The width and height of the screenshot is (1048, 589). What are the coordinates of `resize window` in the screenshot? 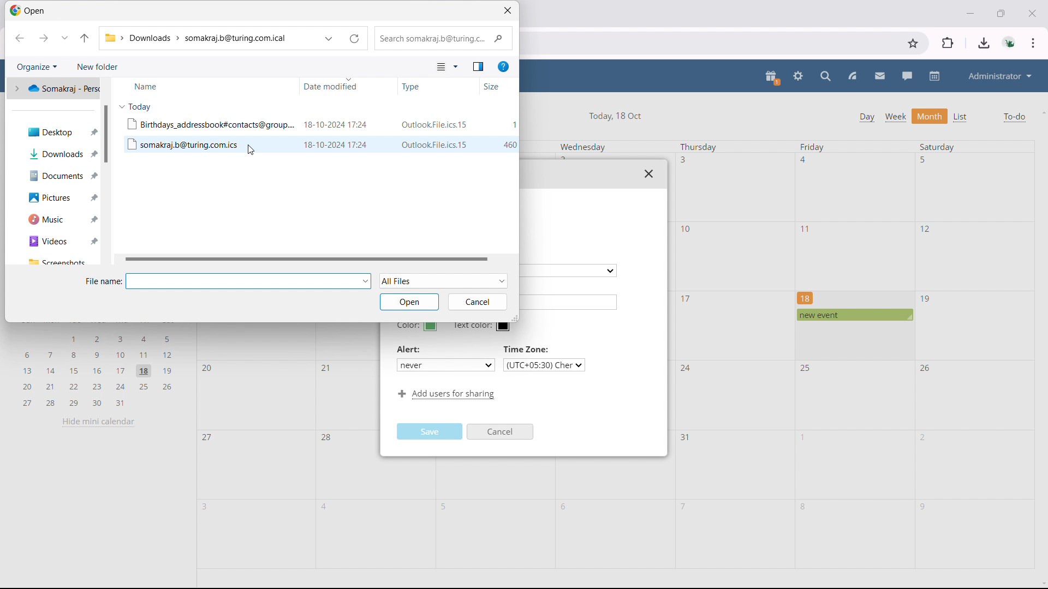 It's located at (515, 317).